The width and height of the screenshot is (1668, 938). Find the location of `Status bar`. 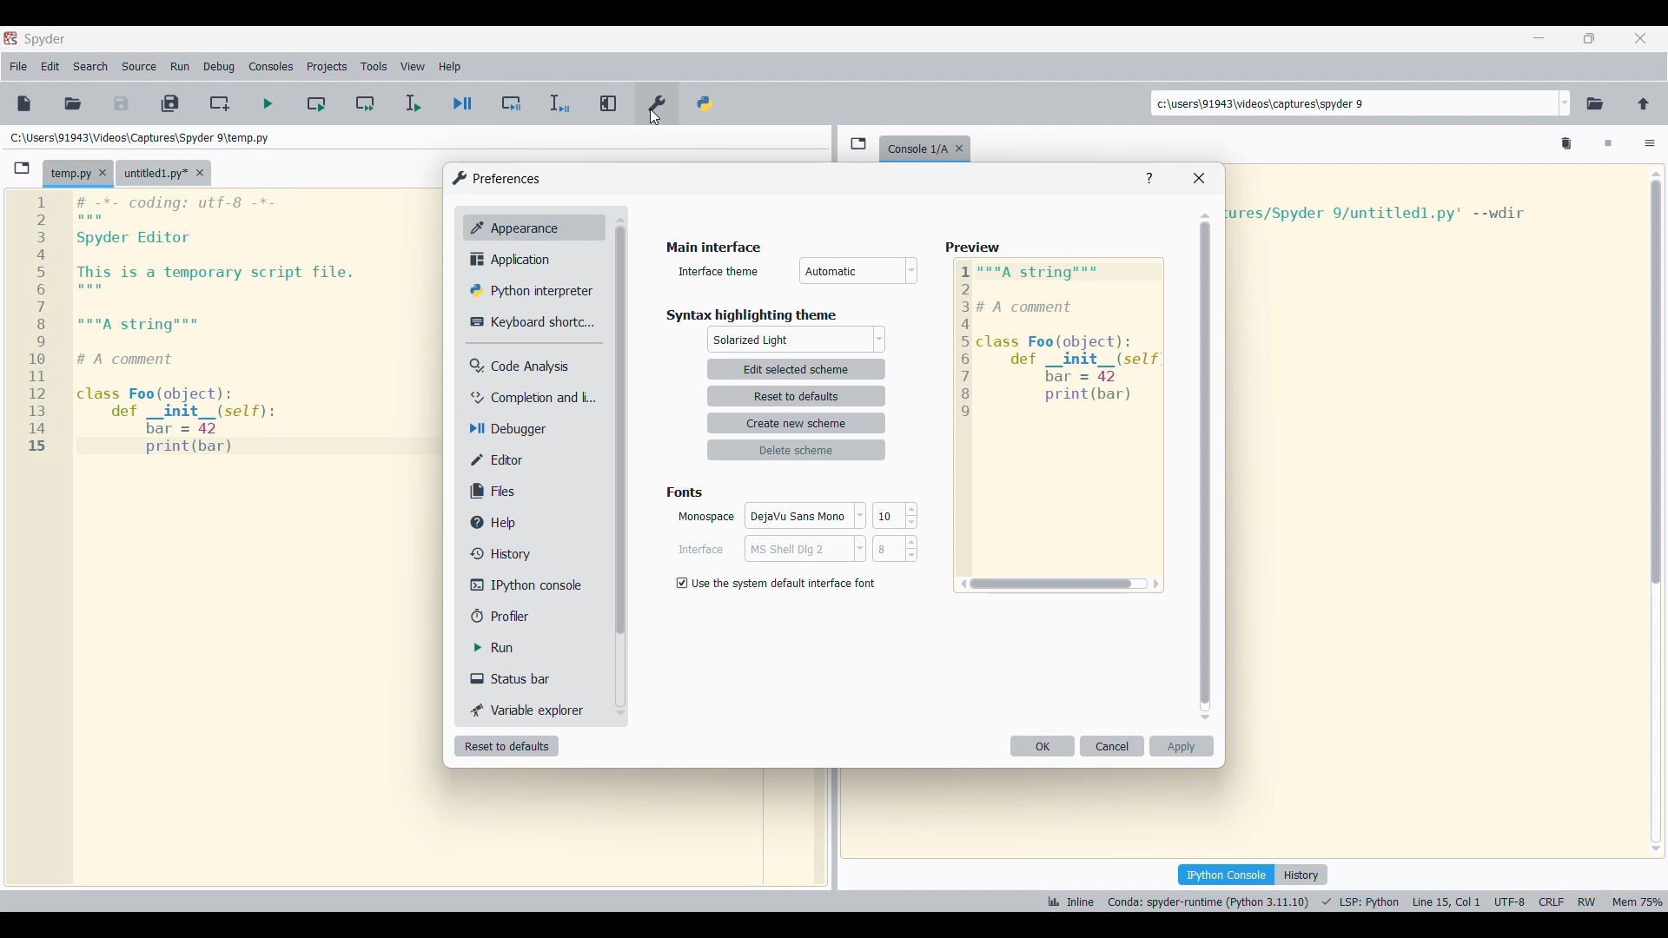

Status bar is located at coordinates (533, 678).